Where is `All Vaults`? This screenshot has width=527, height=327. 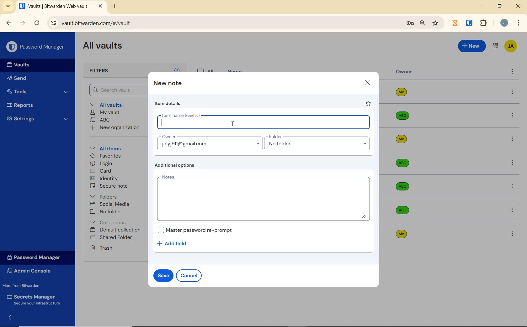 All Vaults is located at coordinates (105, 48).